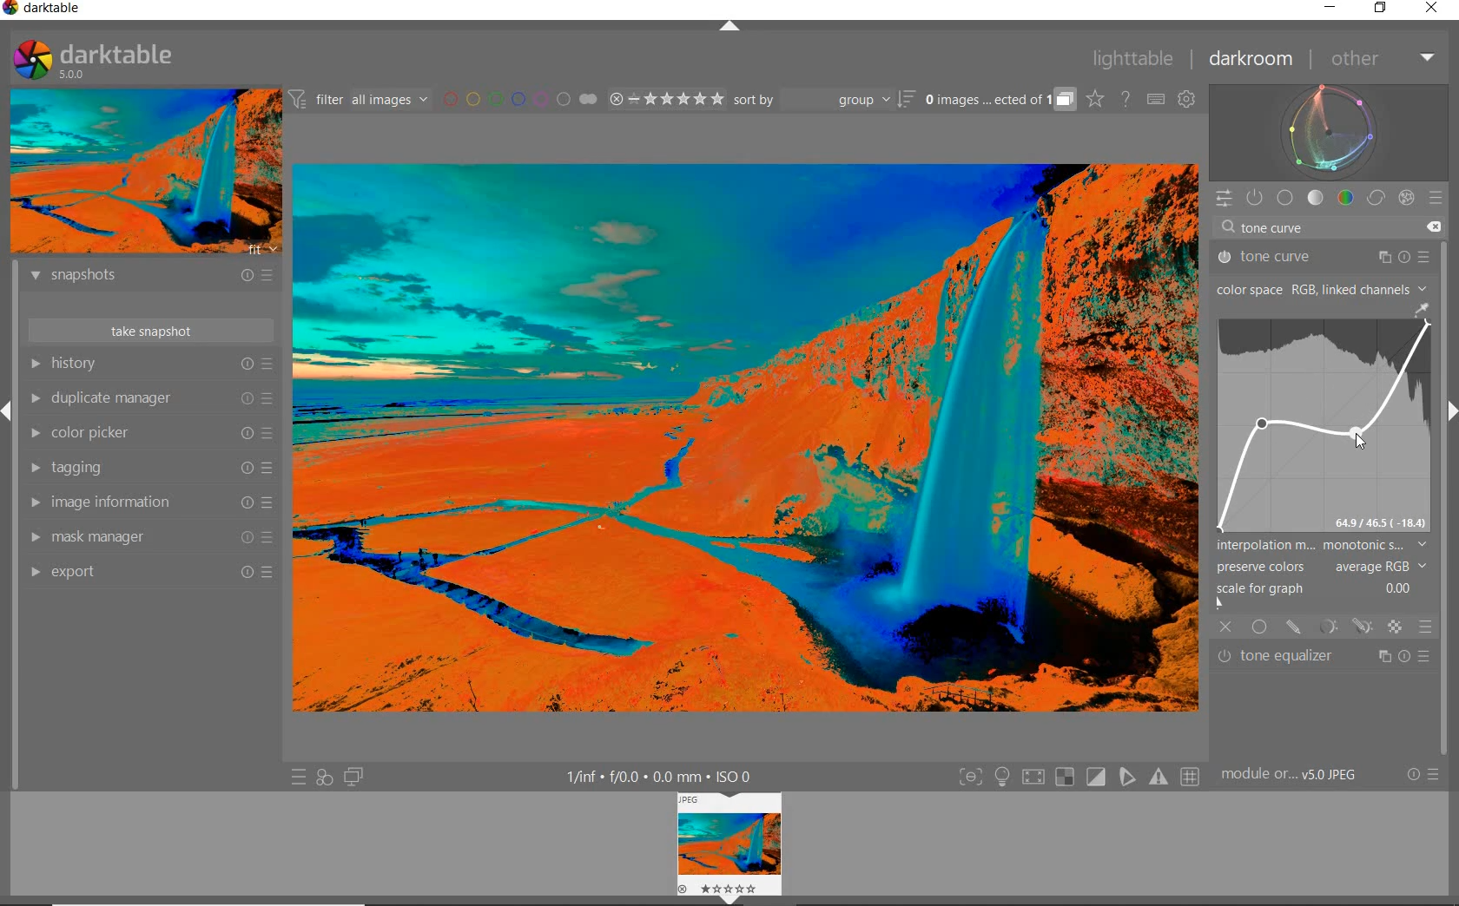  What do you see at coordinates (824, 99) in the screenshot?
I see `sort by` at bounding box center [824, 99].